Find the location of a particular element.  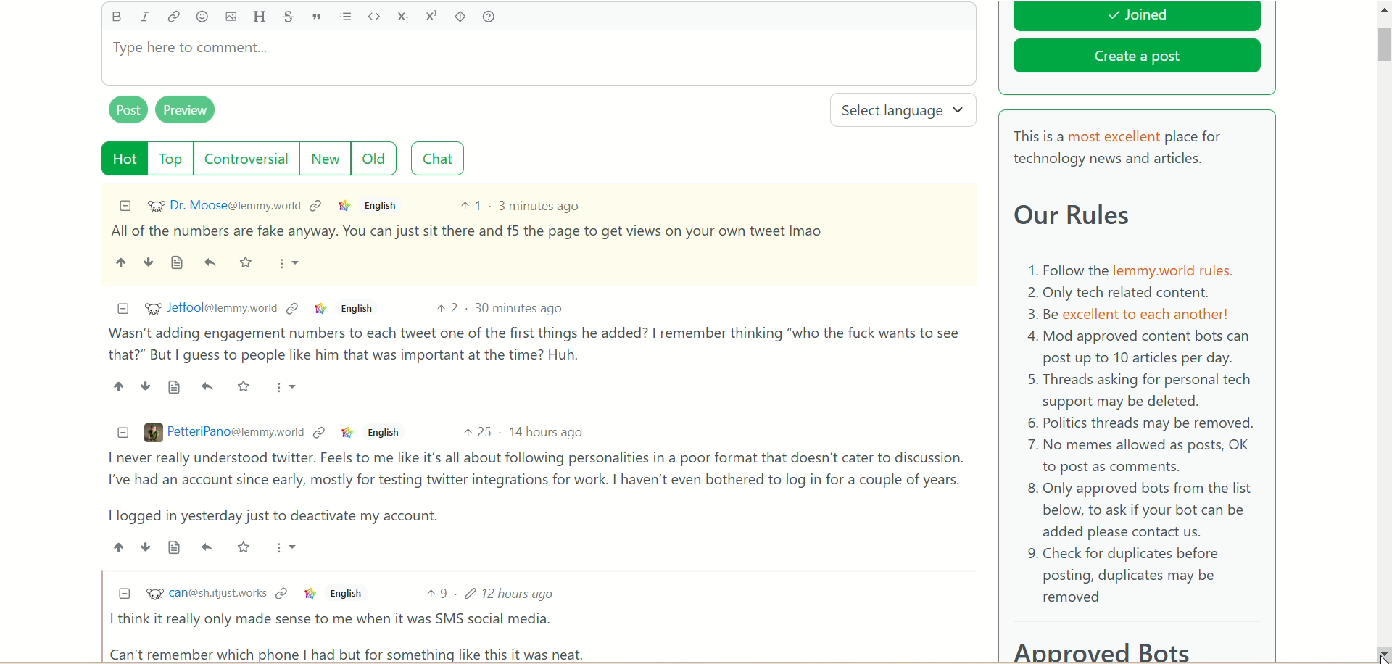

Upvote 2 is located at coordinates (449, 308).